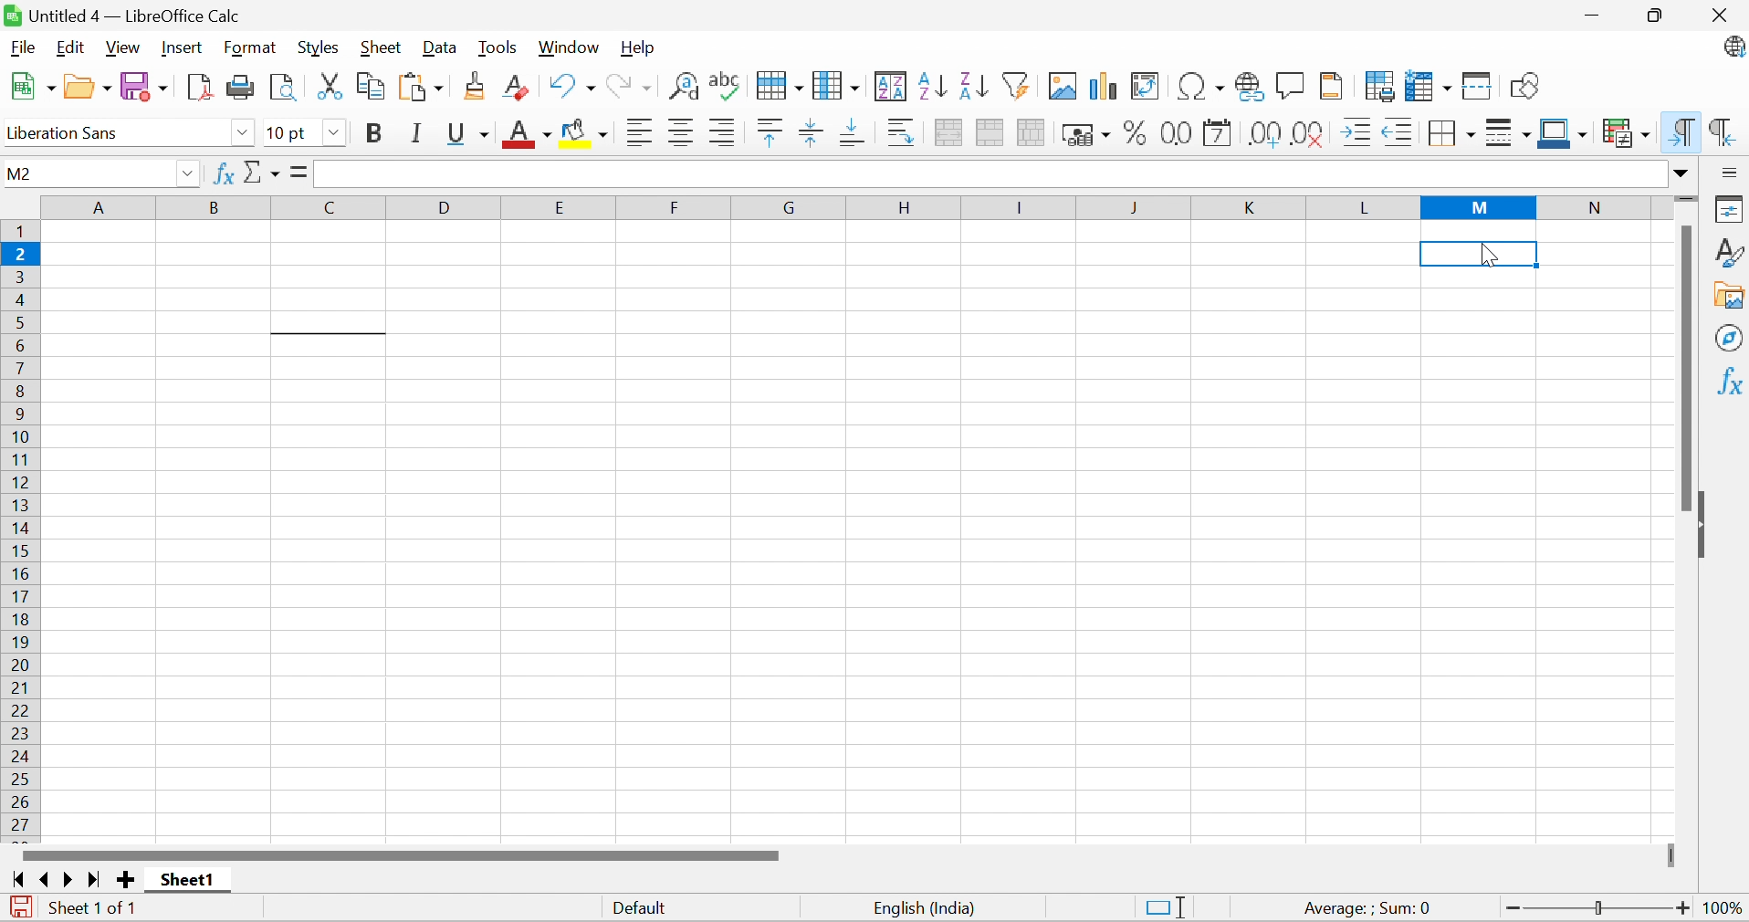  Describe the element at coordinates (856, 132) in the screenshot. I see `Align bottom` at that location.